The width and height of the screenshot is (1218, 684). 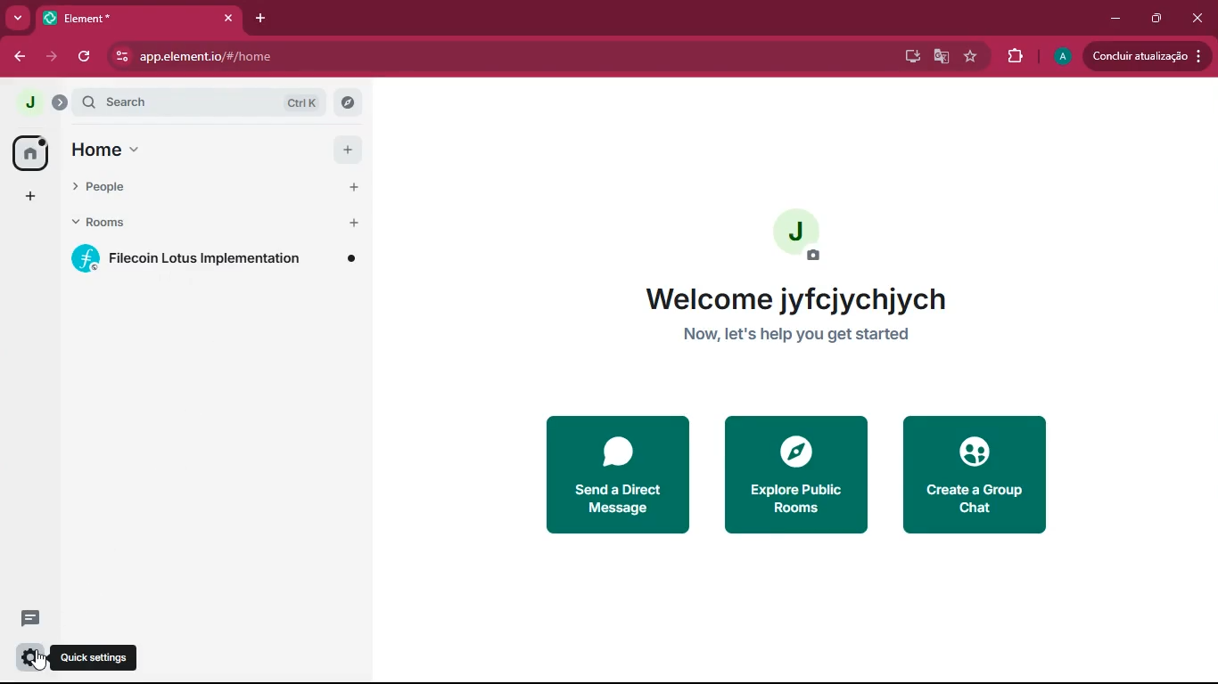 I want to click on Add, so click(x=349, y=150).